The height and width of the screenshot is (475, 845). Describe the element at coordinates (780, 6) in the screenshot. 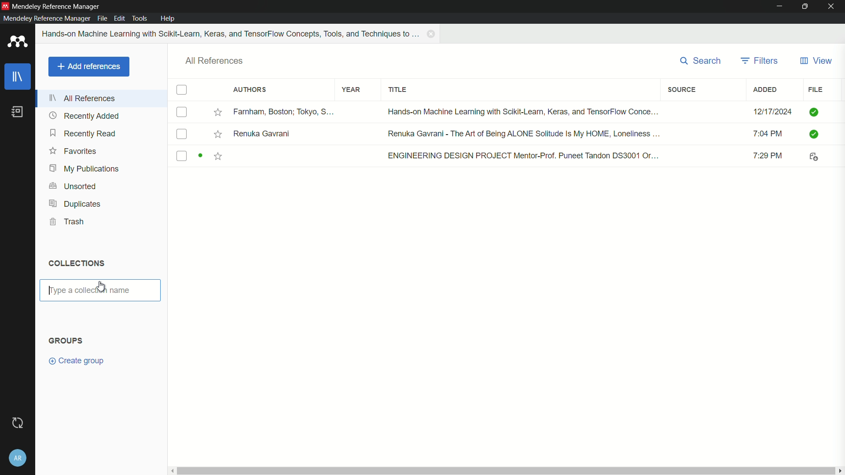

I see `minimize` at that location.